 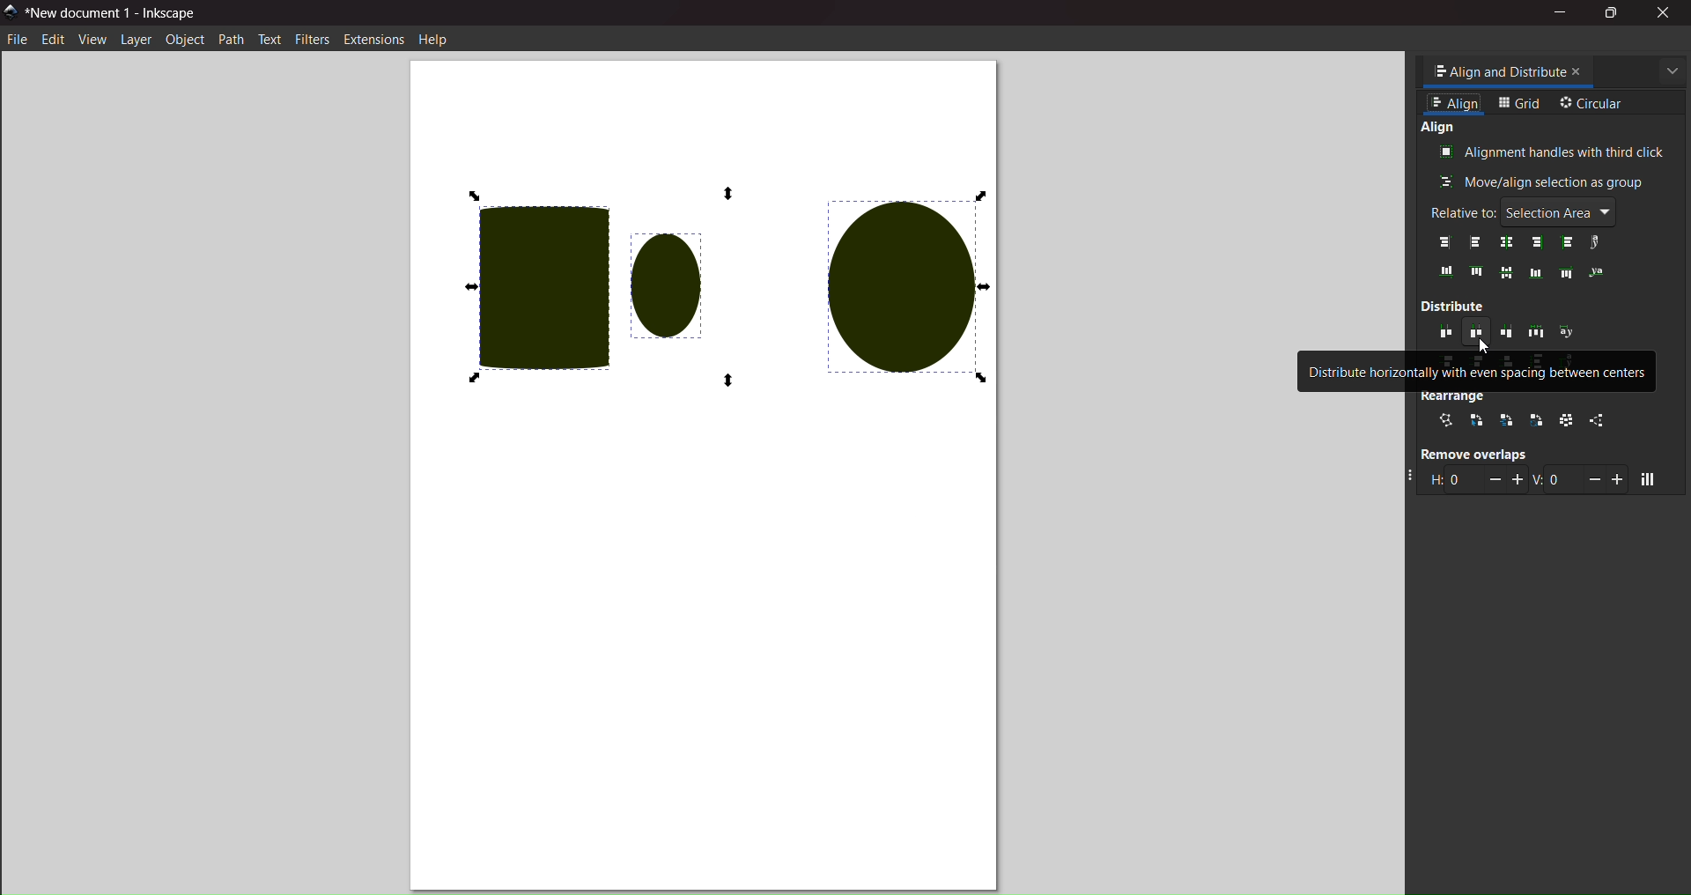 I want to click on minimize, so click(x=1561, y=14).